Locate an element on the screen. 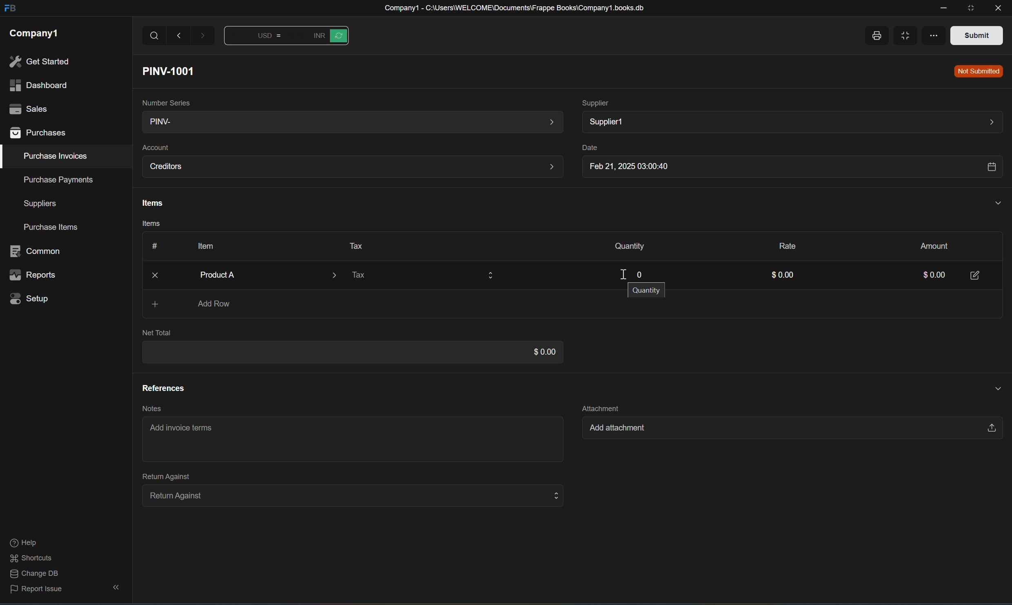 The image size is (1012, 605). Items is located at coordinates (150, 203).